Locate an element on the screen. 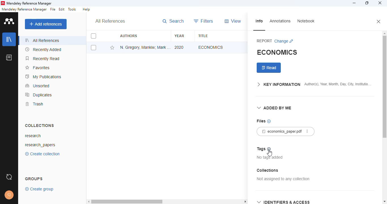 Image resolution: width=387 pixels, height=204 pixels. collections is located at coordinates (40, 126).